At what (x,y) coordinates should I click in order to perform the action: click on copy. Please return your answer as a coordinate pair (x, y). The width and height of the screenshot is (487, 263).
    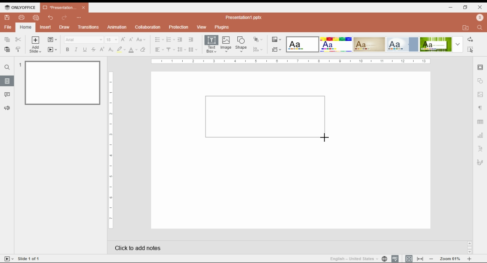
    Looking at the image, I should click on (8, 40).